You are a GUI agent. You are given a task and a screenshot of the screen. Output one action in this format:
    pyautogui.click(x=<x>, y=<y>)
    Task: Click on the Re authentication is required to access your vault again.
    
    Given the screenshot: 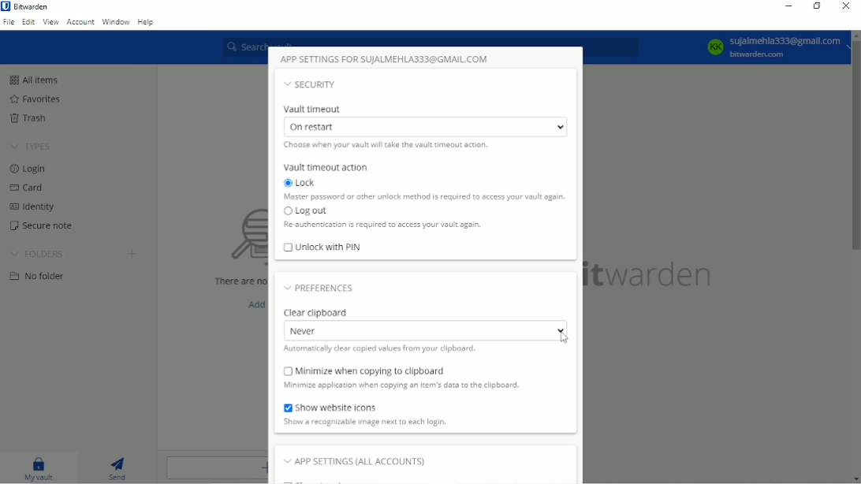 What is the action you would take?
    pyautogui.click(x=382, y=226)
    